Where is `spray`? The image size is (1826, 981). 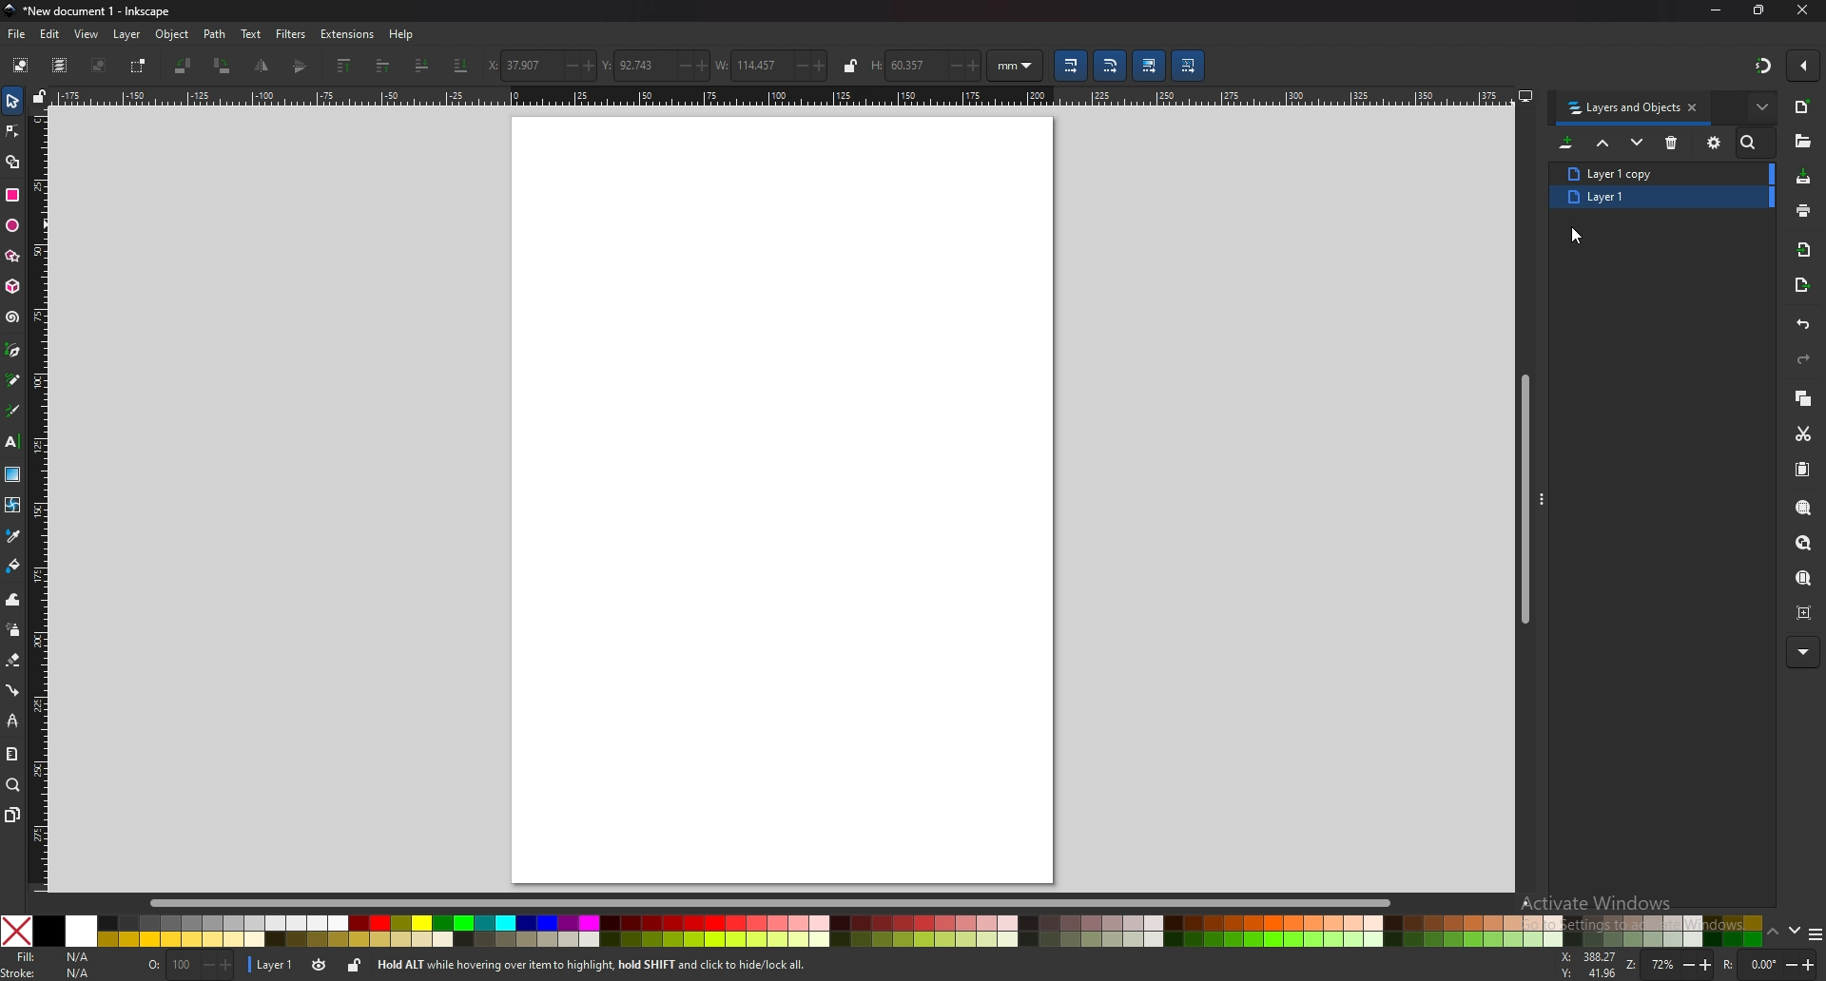
spray is located at coordinates (13, 628).